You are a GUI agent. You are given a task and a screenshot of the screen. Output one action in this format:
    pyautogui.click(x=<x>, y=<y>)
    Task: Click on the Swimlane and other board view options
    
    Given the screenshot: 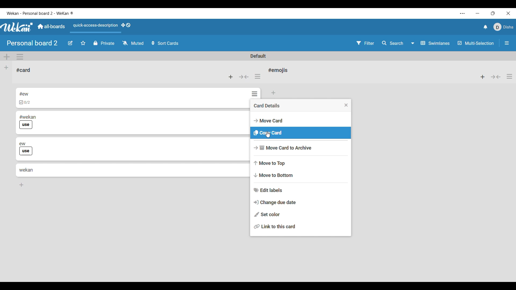 What is the action you would take?
    pyautogui.click(x=431, y=43)
    